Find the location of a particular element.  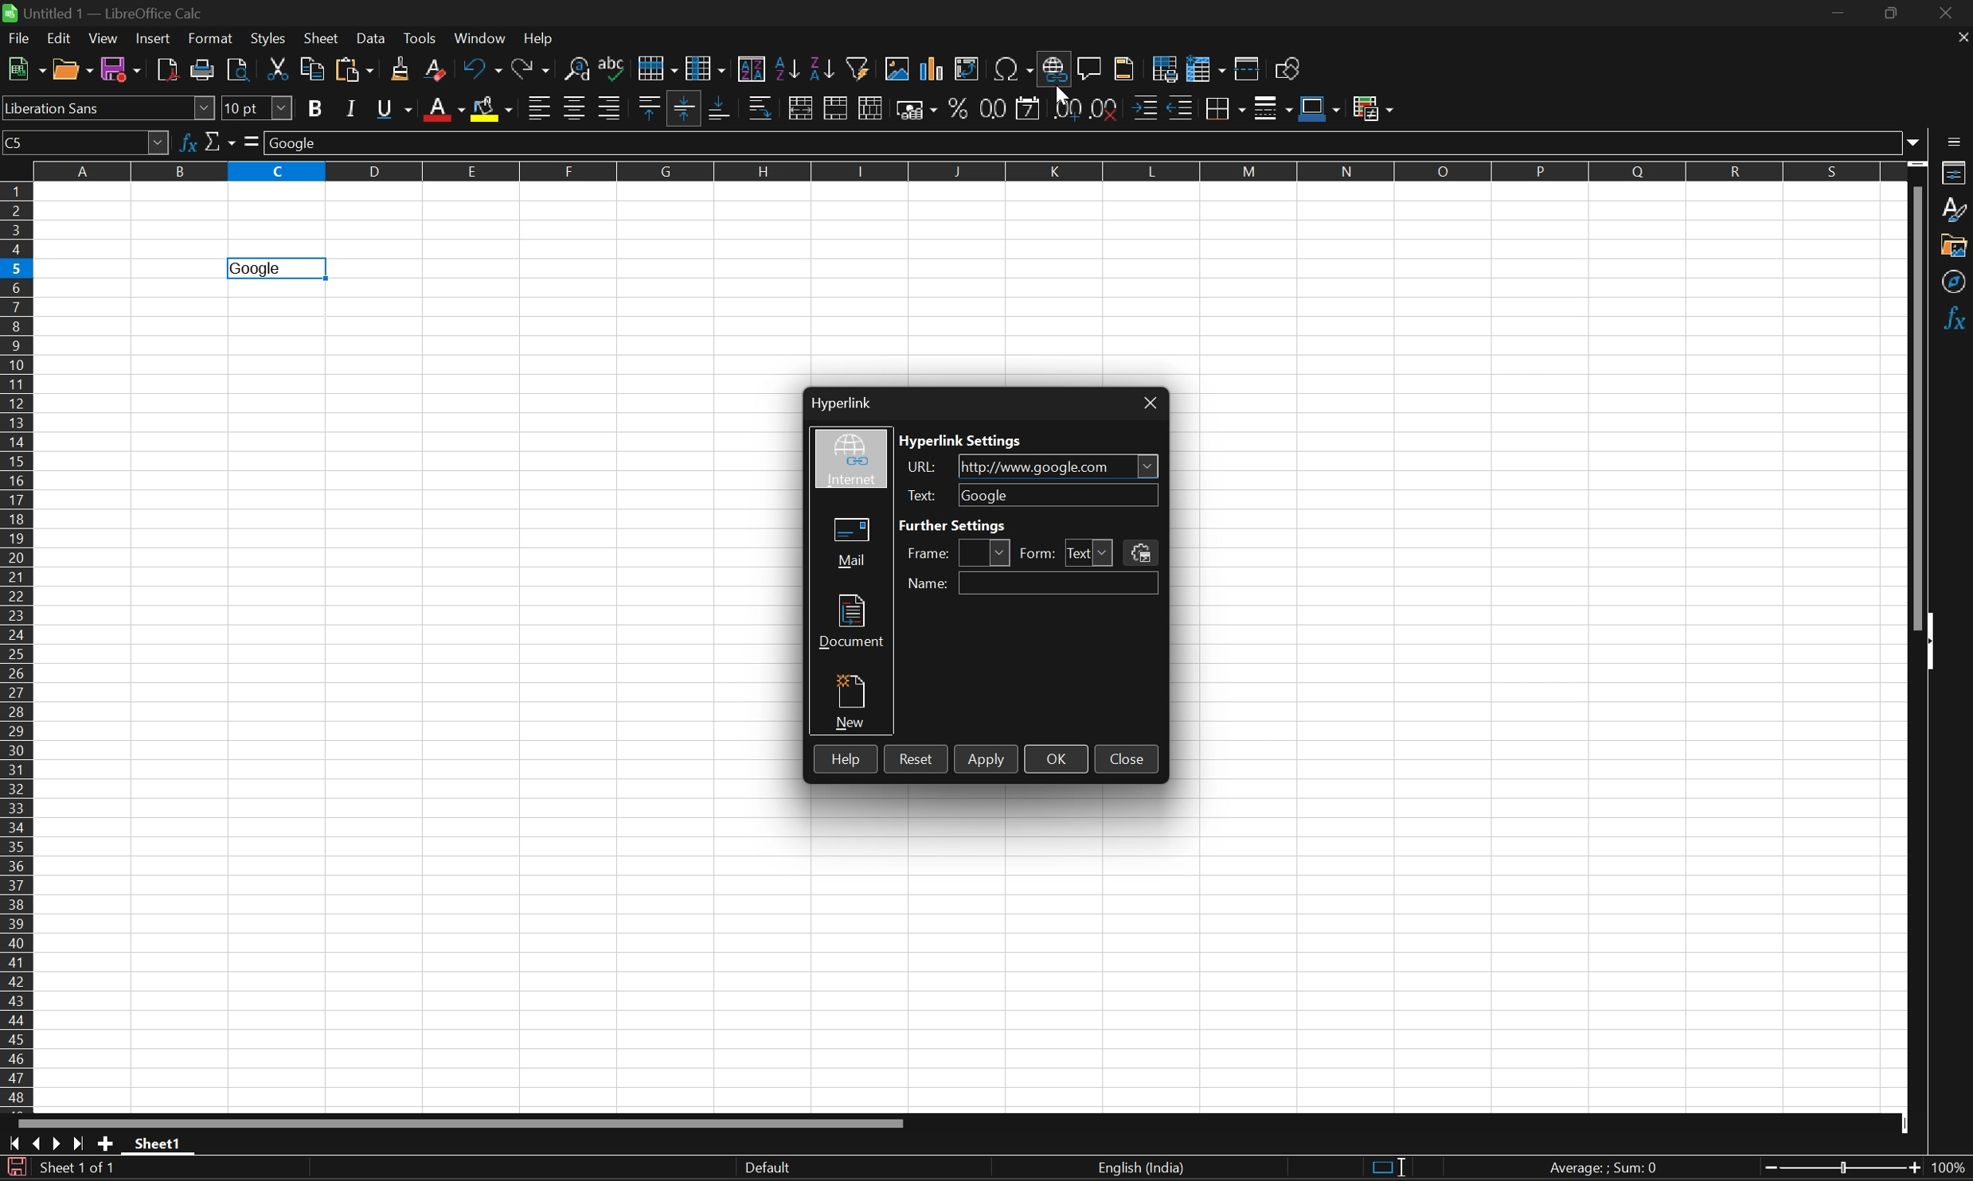

Windows is located at coordinates (479, 38).